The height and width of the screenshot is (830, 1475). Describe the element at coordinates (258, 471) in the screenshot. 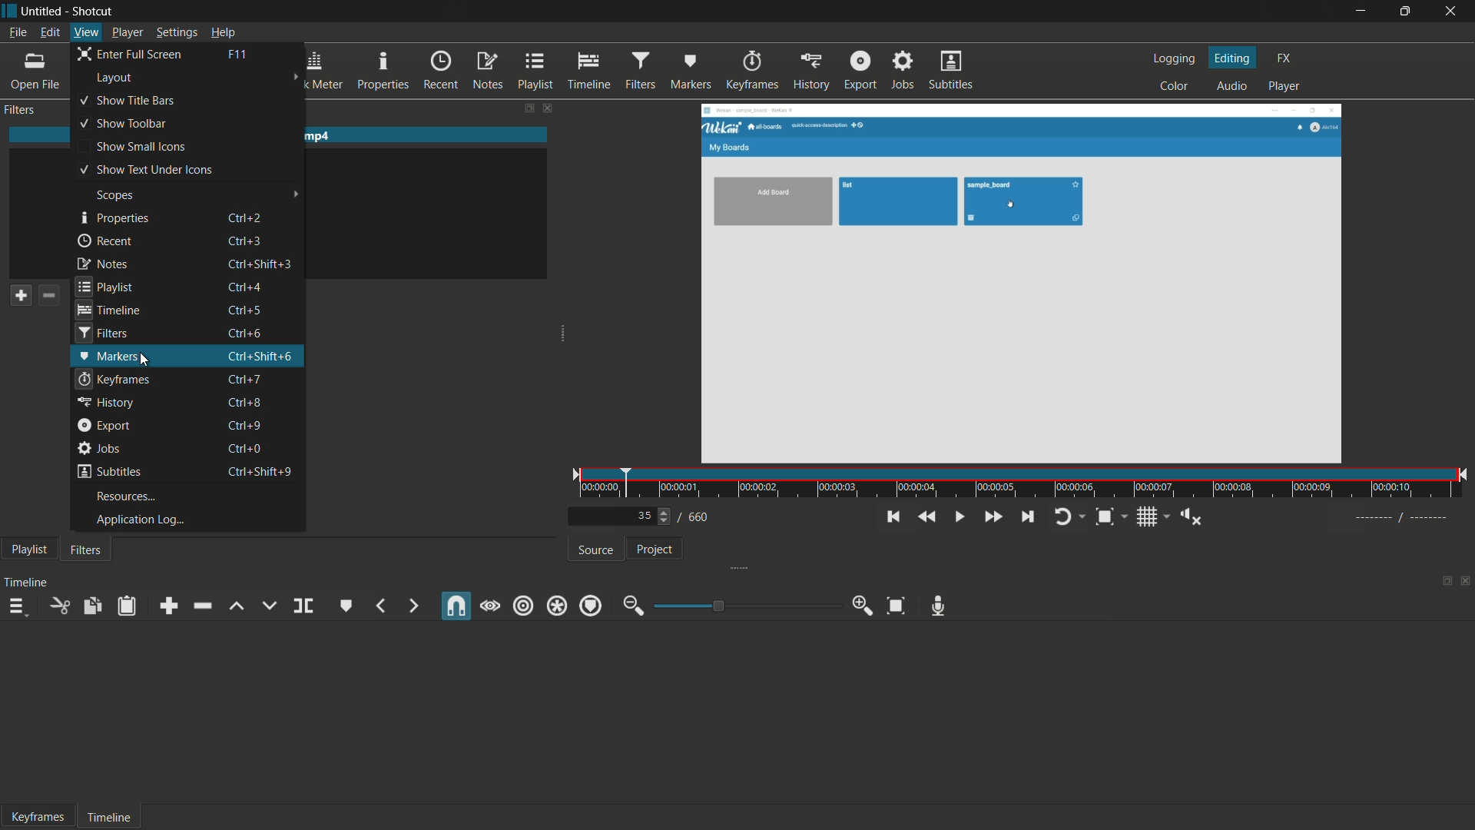

I see `keyboard shortcut` at that location.